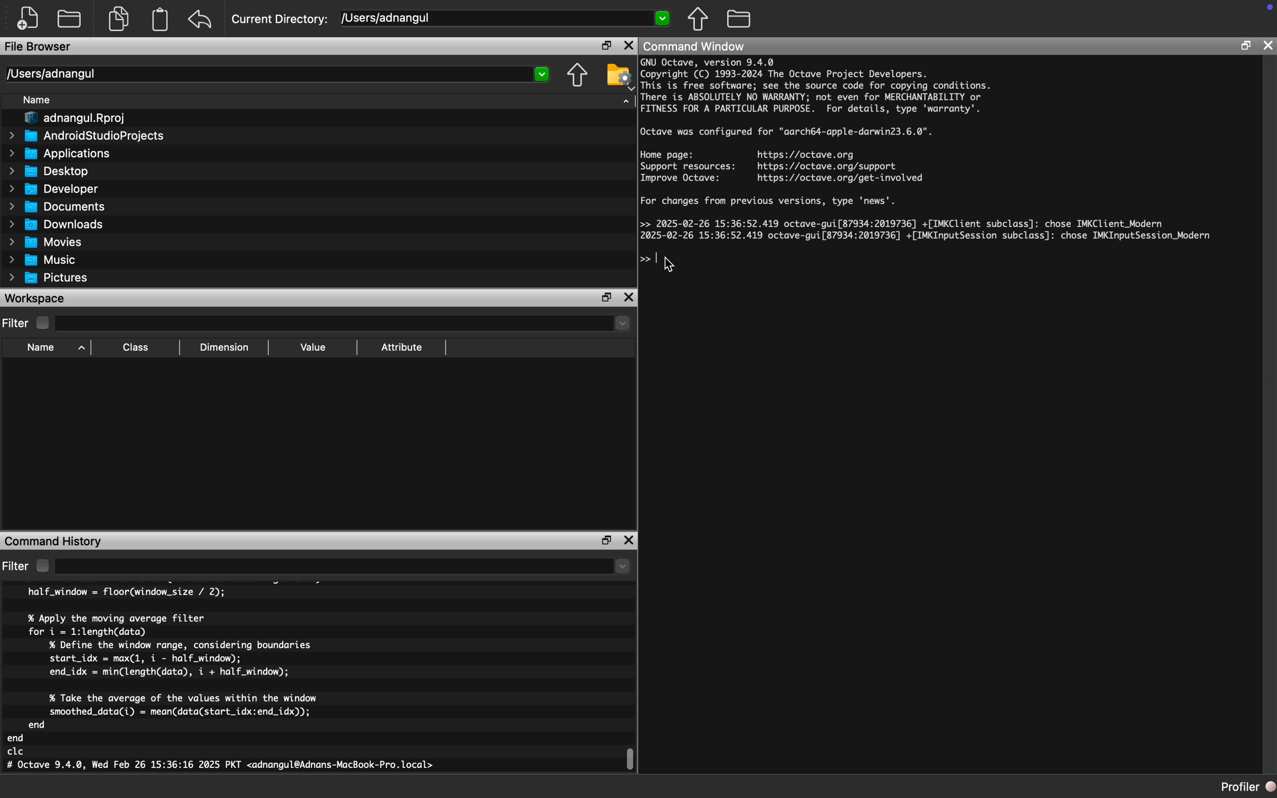 The height and width of the screenshot is (798, 1277). What do you see at coordinates (221, 766) in the screenshot?
I see `# Octave 9.4.0, Wed Feb 26 15:36:16 2025 PKT <adnangul@Adnans-MacBook-Pro.local>` at bounding box center [221, 766].